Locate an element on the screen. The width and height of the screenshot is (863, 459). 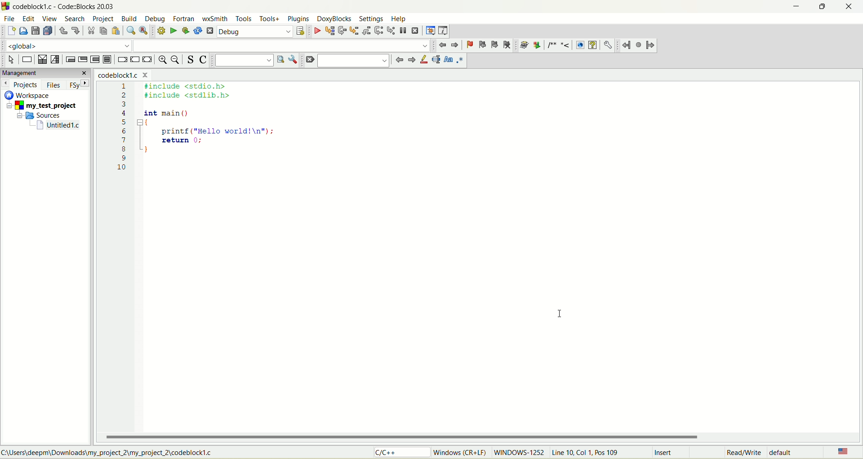
clear bookmark is located at coordinates (508, 44).